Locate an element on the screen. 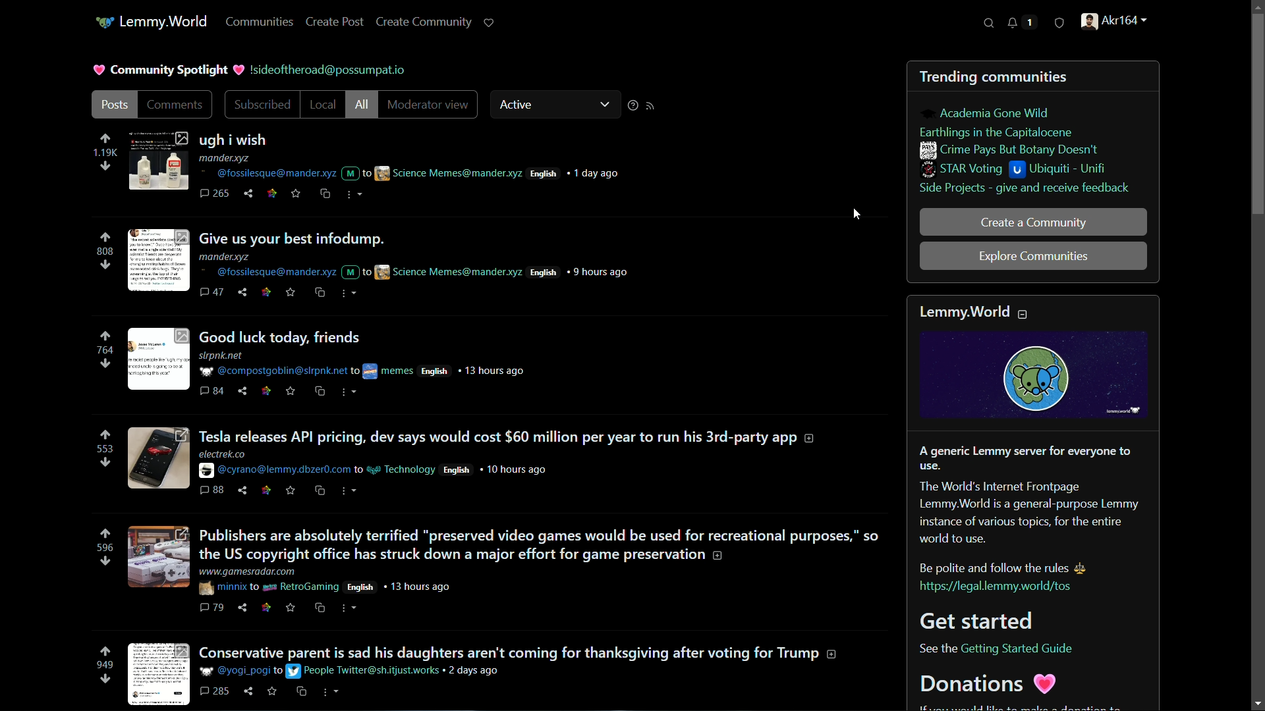   English  13 hours ago is located at coordinates (400, 586).